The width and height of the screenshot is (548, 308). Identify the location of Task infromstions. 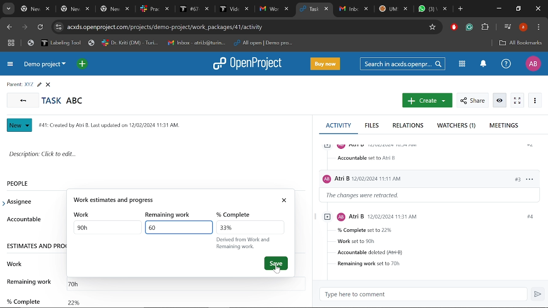
(430, 240).